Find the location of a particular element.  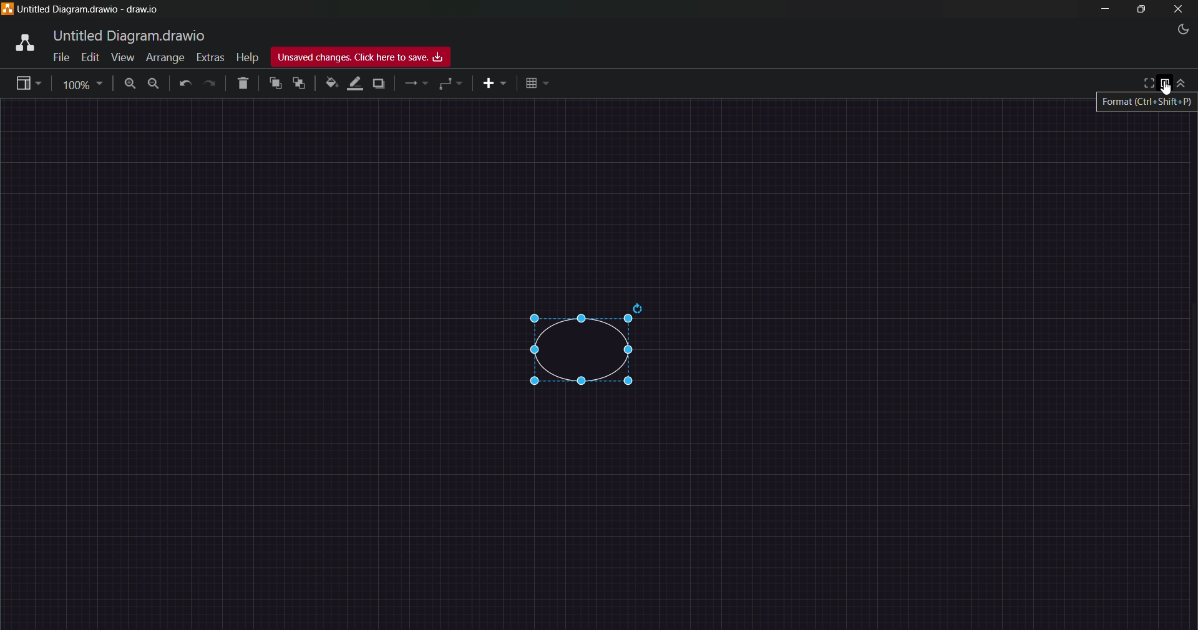

delete is located at coordinates (243, 85).